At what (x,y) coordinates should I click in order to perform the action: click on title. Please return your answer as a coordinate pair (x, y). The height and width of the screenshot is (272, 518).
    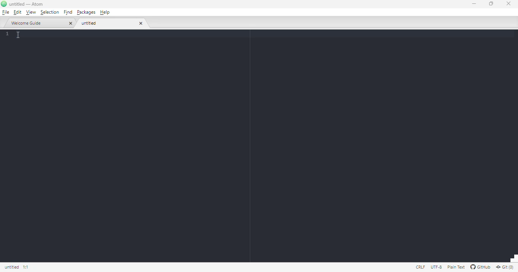
    Looking at the image, I should click on (27, 4).